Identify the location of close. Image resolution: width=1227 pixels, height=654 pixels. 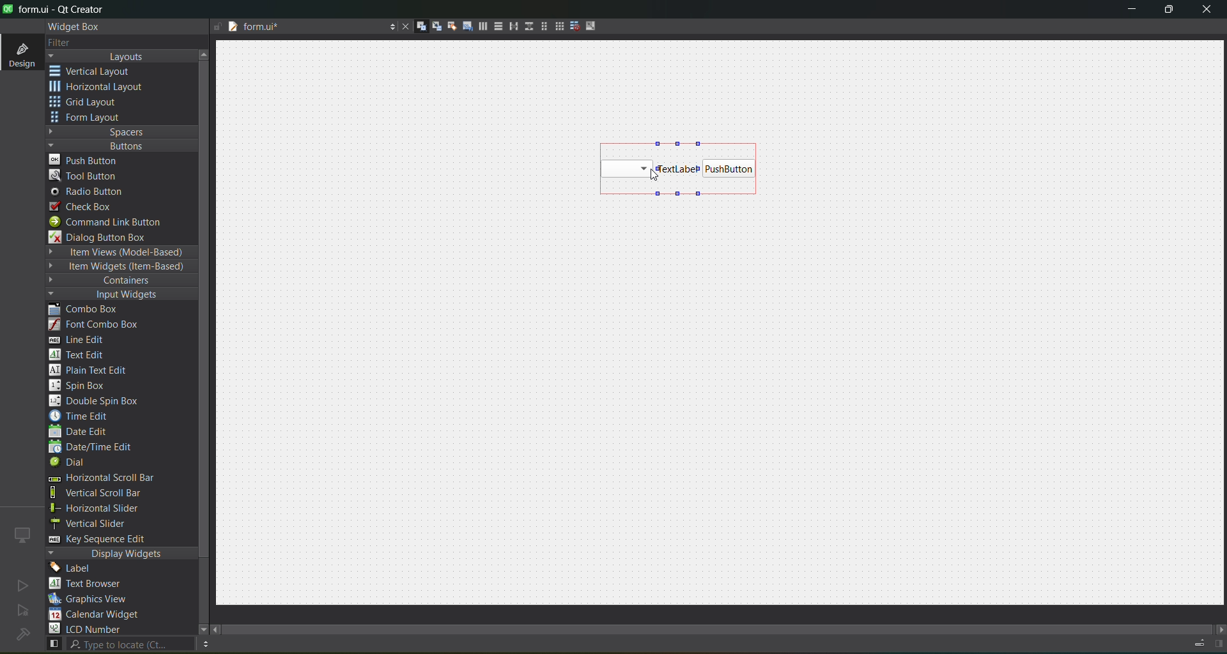
(1207, 11).